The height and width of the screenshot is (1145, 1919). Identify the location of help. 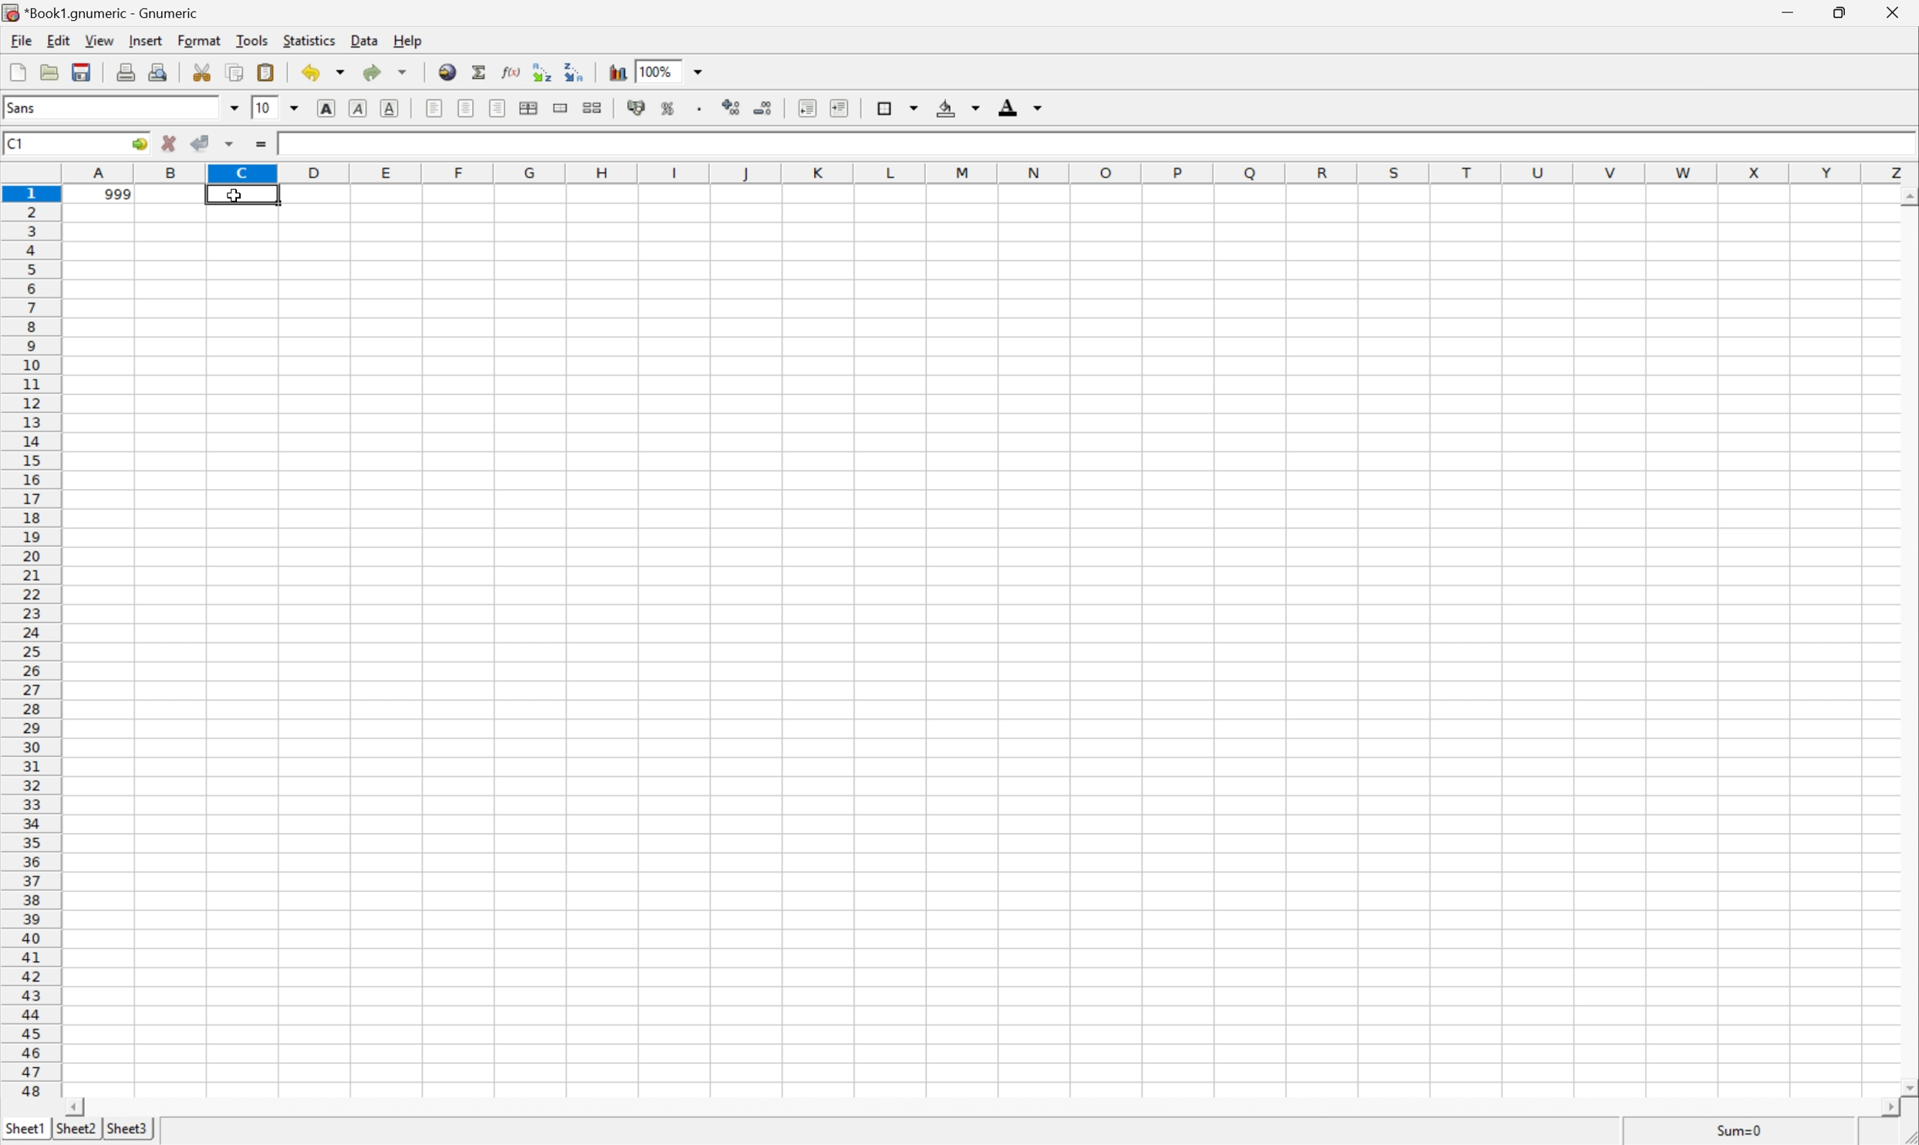
(410, 42).